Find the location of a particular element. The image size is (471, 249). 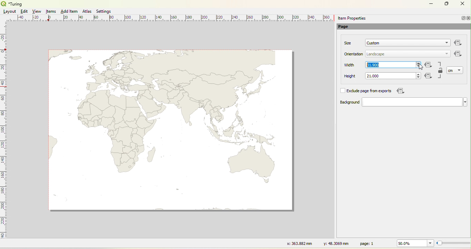

Atlas is located at coordinates (87, 11).